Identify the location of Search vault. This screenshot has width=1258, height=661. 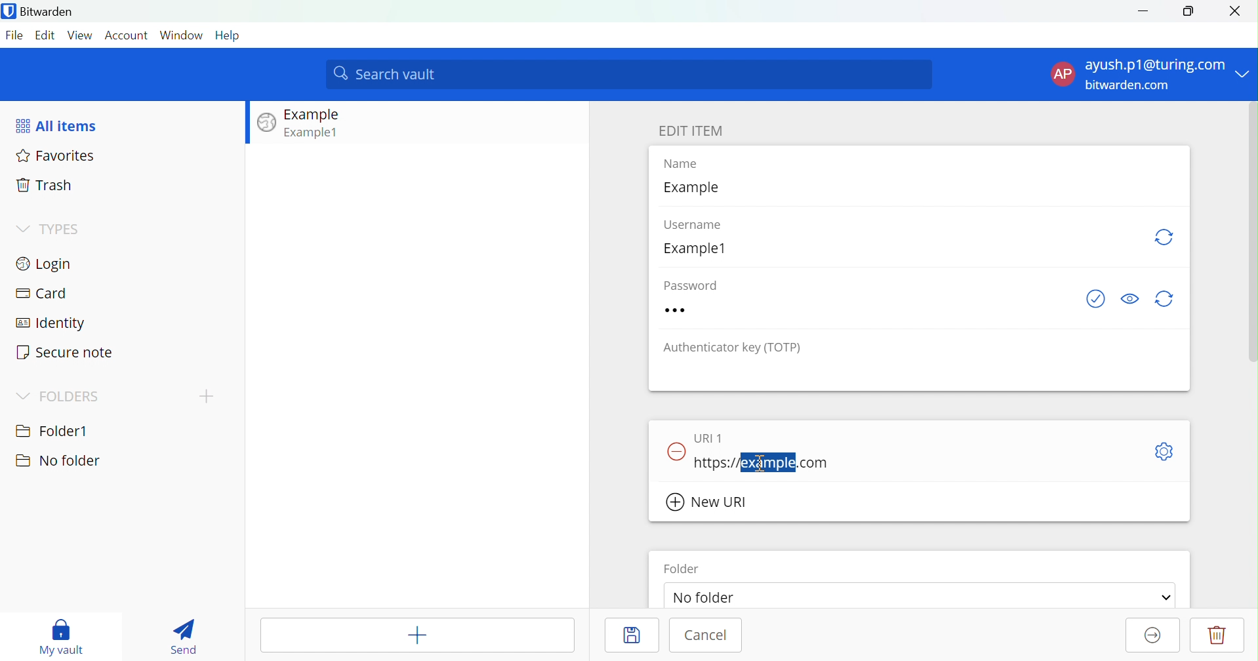
(630, 75).